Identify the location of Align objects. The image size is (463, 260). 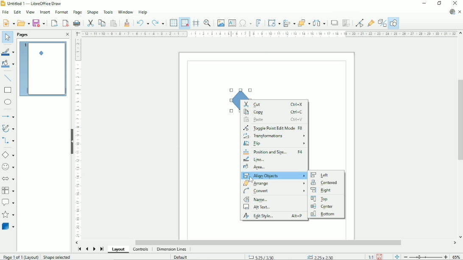
(289, 22).